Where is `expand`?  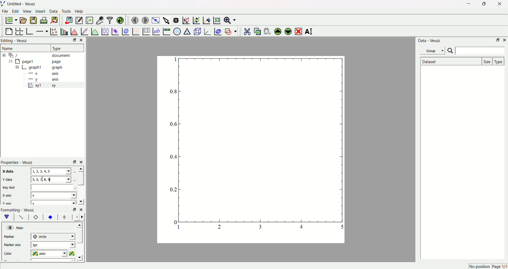 expand is located at coordinates (17, 67).